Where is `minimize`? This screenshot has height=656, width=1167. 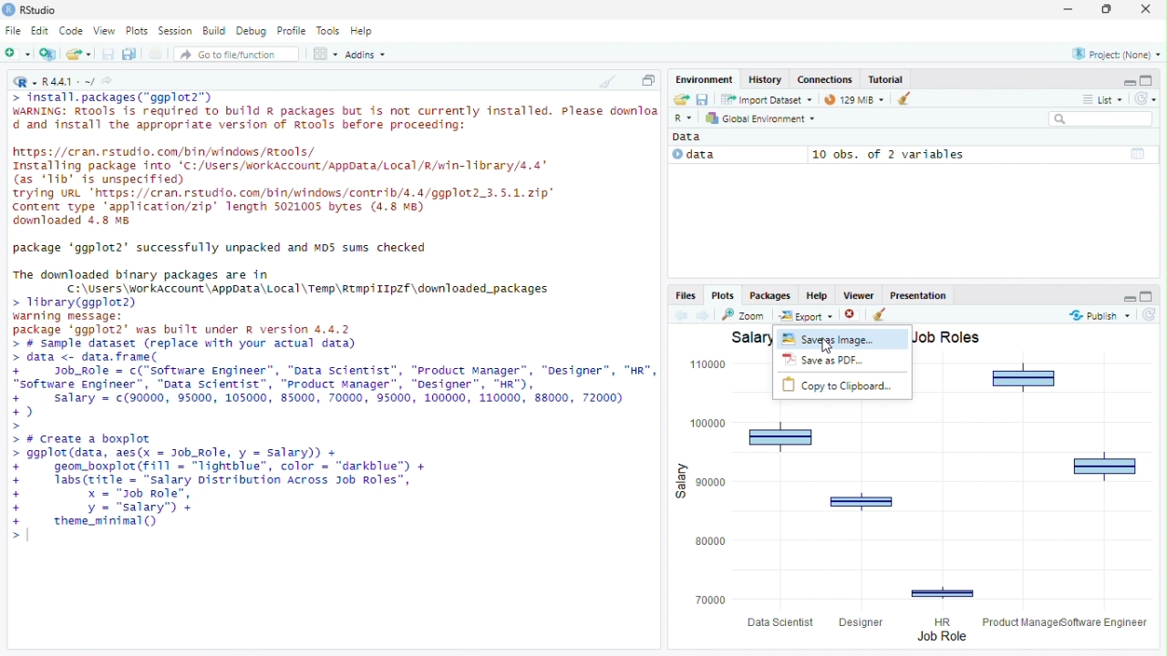
minimize is located at coordinates (1124, 297).